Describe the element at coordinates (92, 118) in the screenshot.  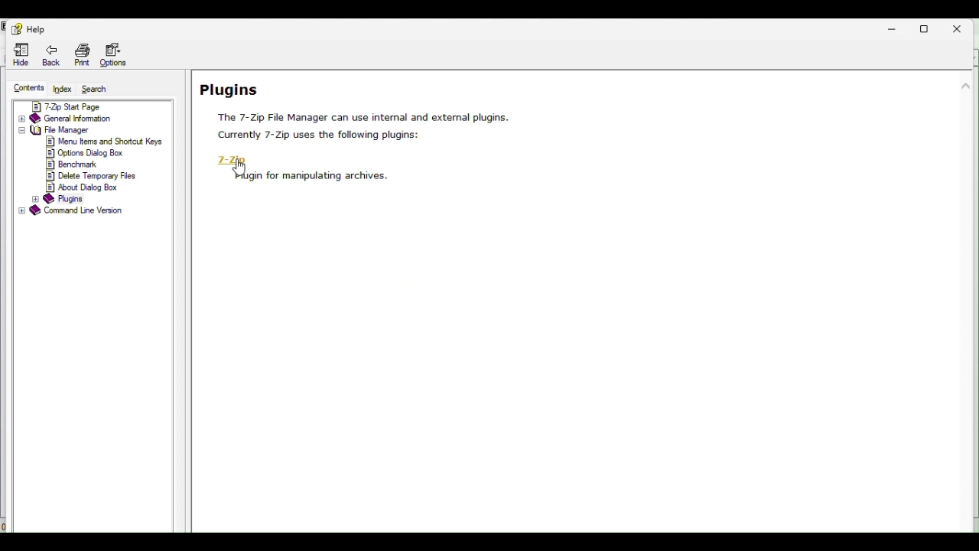
I see `General information` at that location.